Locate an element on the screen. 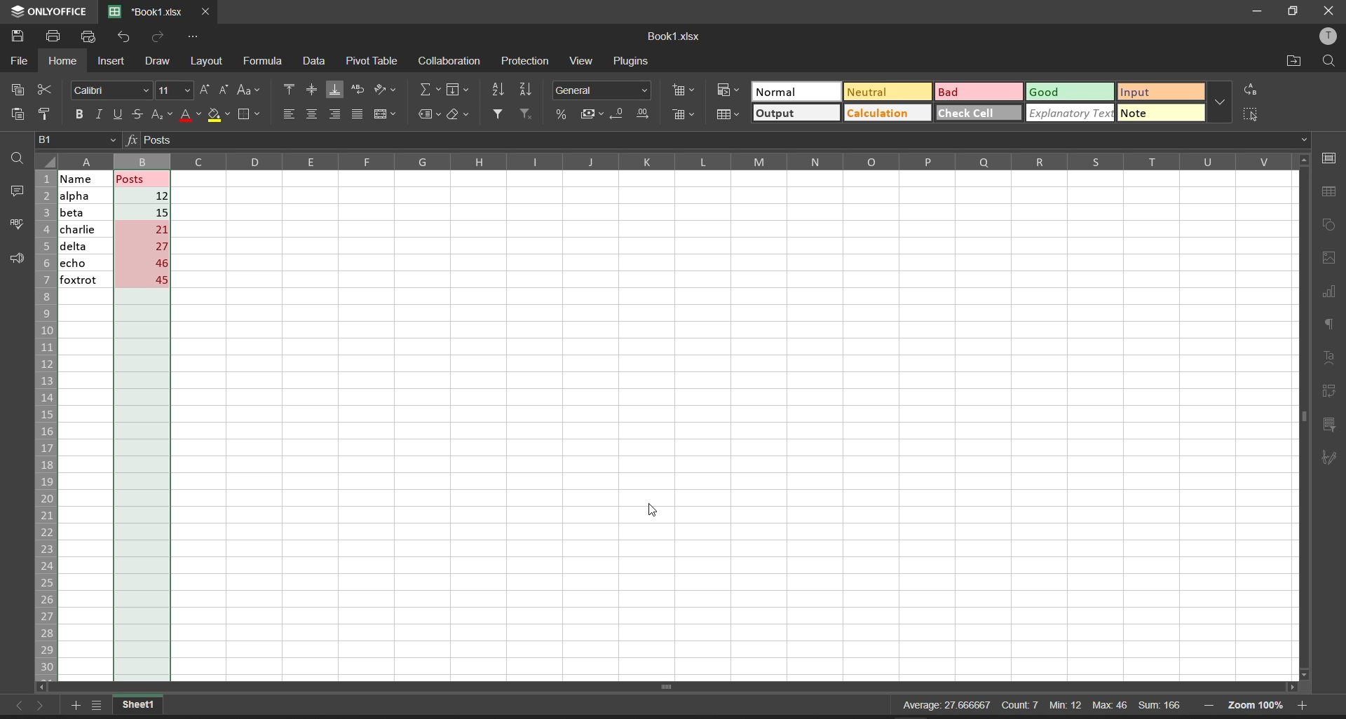 The width and height of the screenshot is (1346, 719). data is located at coordinates (317, 62).